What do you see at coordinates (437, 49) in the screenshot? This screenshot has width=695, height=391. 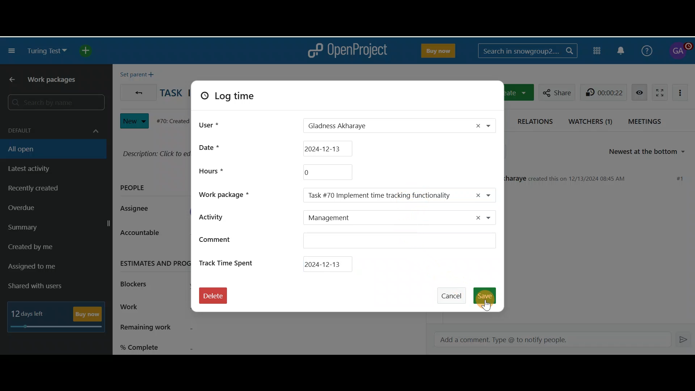 I see `Buy Now` at bounding box center [437, 49].